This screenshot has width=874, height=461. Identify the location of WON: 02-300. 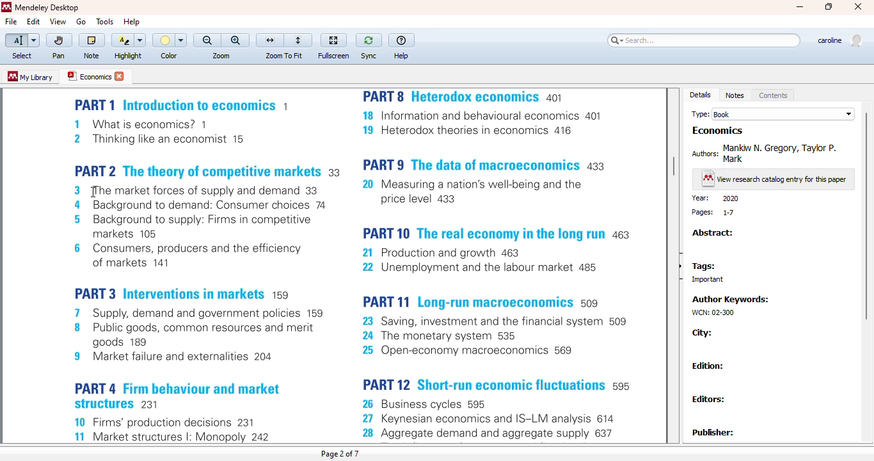
(713, 311).